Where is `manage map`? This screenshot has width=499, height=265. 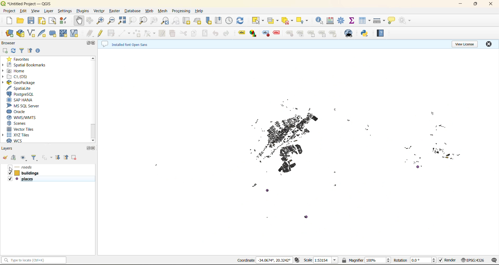
manage map is located at coordinates (24, 157).